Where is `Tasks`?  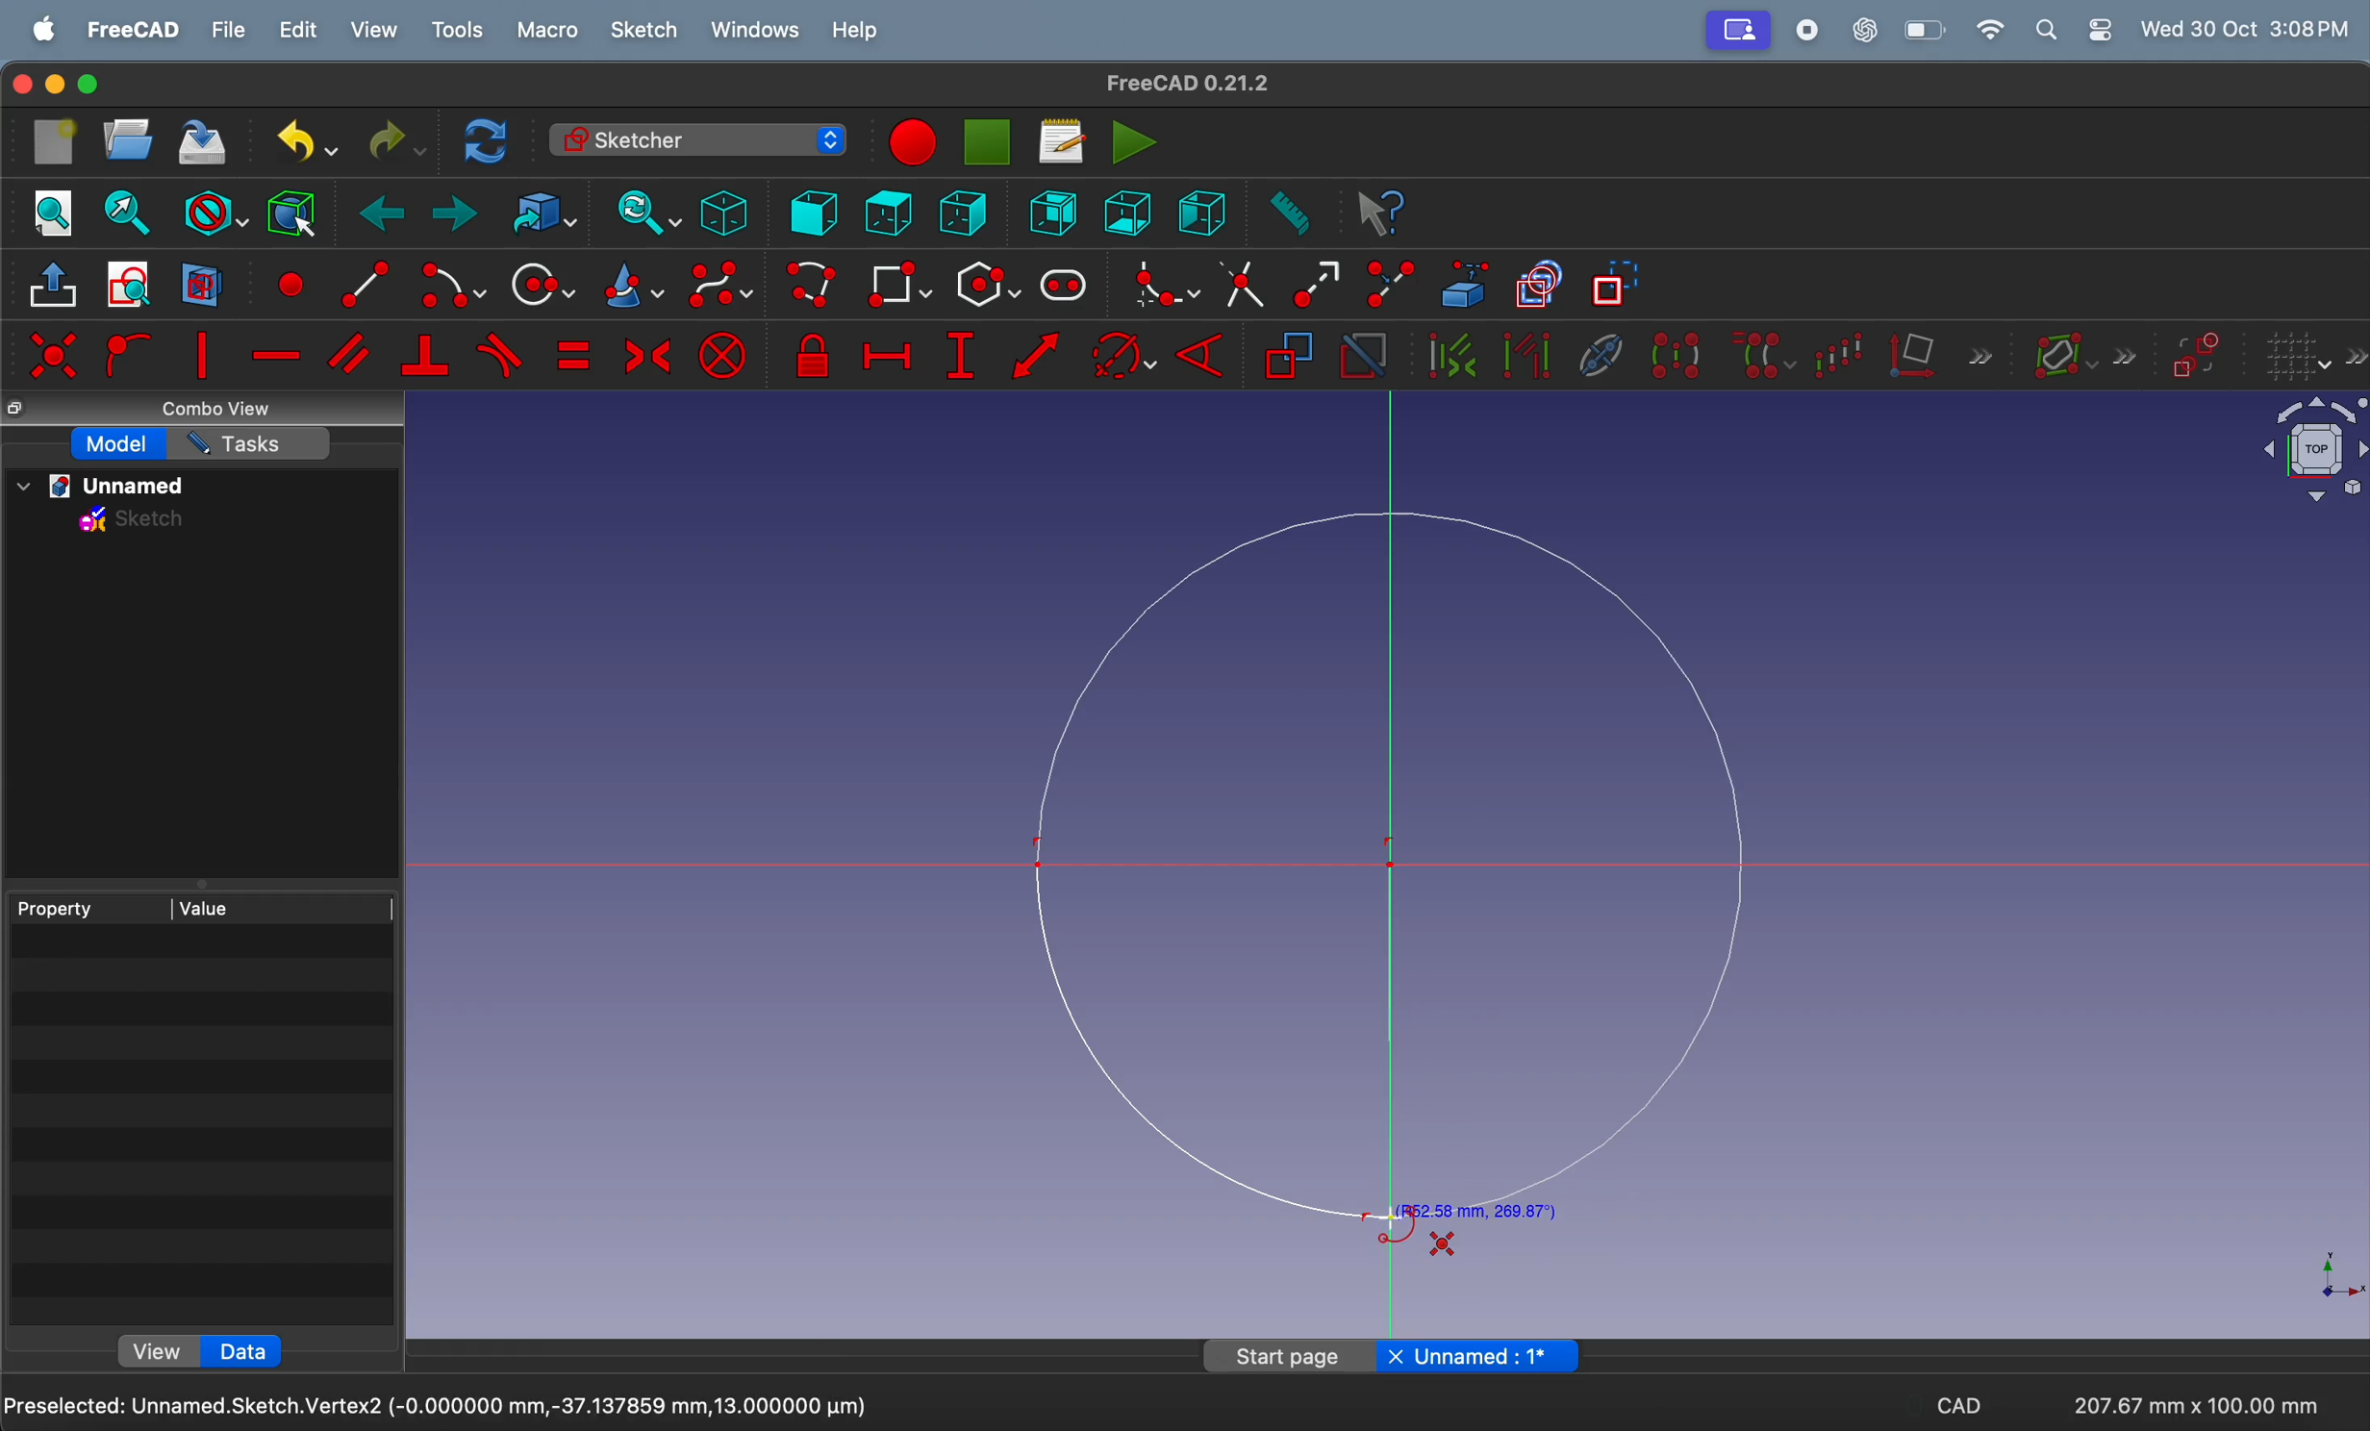 Tasks is located at coordinates (249, 443).